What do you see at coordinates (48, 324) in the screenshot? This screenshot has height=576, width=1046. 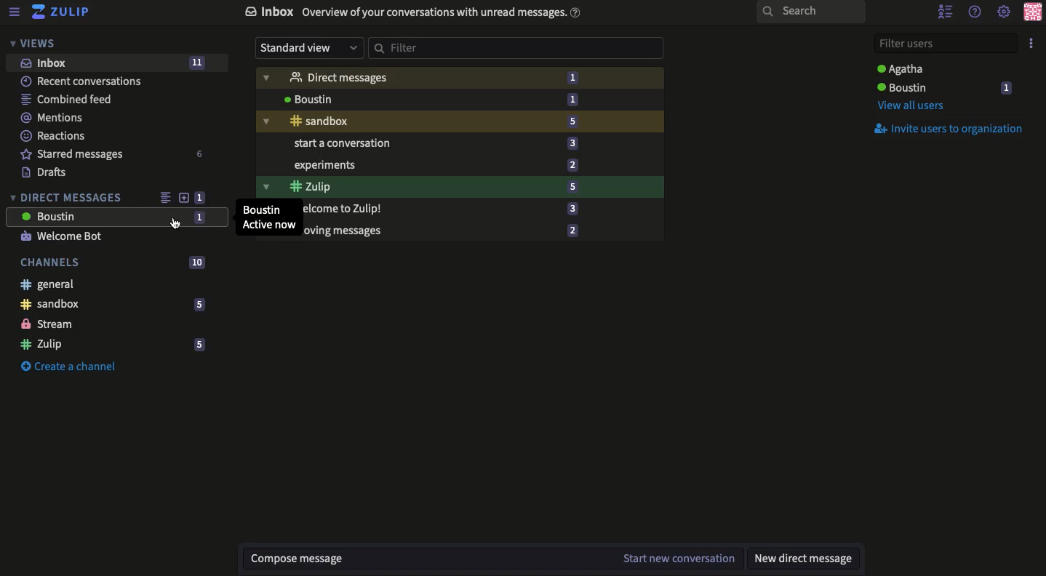 I see `Stream` at bounding box center [48, 324].